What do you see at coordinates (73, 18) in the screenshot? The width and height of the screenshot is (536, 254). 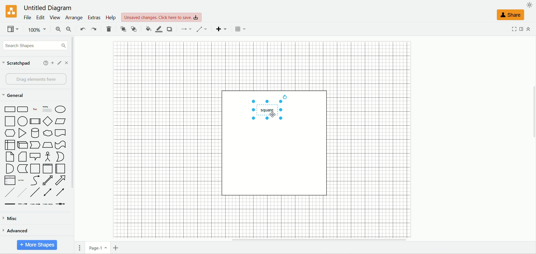 I see `arrange` at bounding box center [73, 18].